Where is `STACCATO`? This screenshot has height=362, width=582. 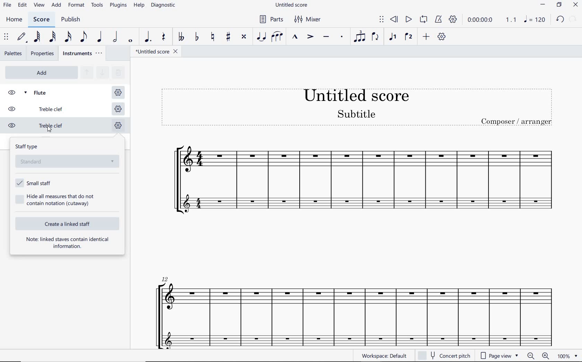 STACCATO is located at coordinates (341, 37).